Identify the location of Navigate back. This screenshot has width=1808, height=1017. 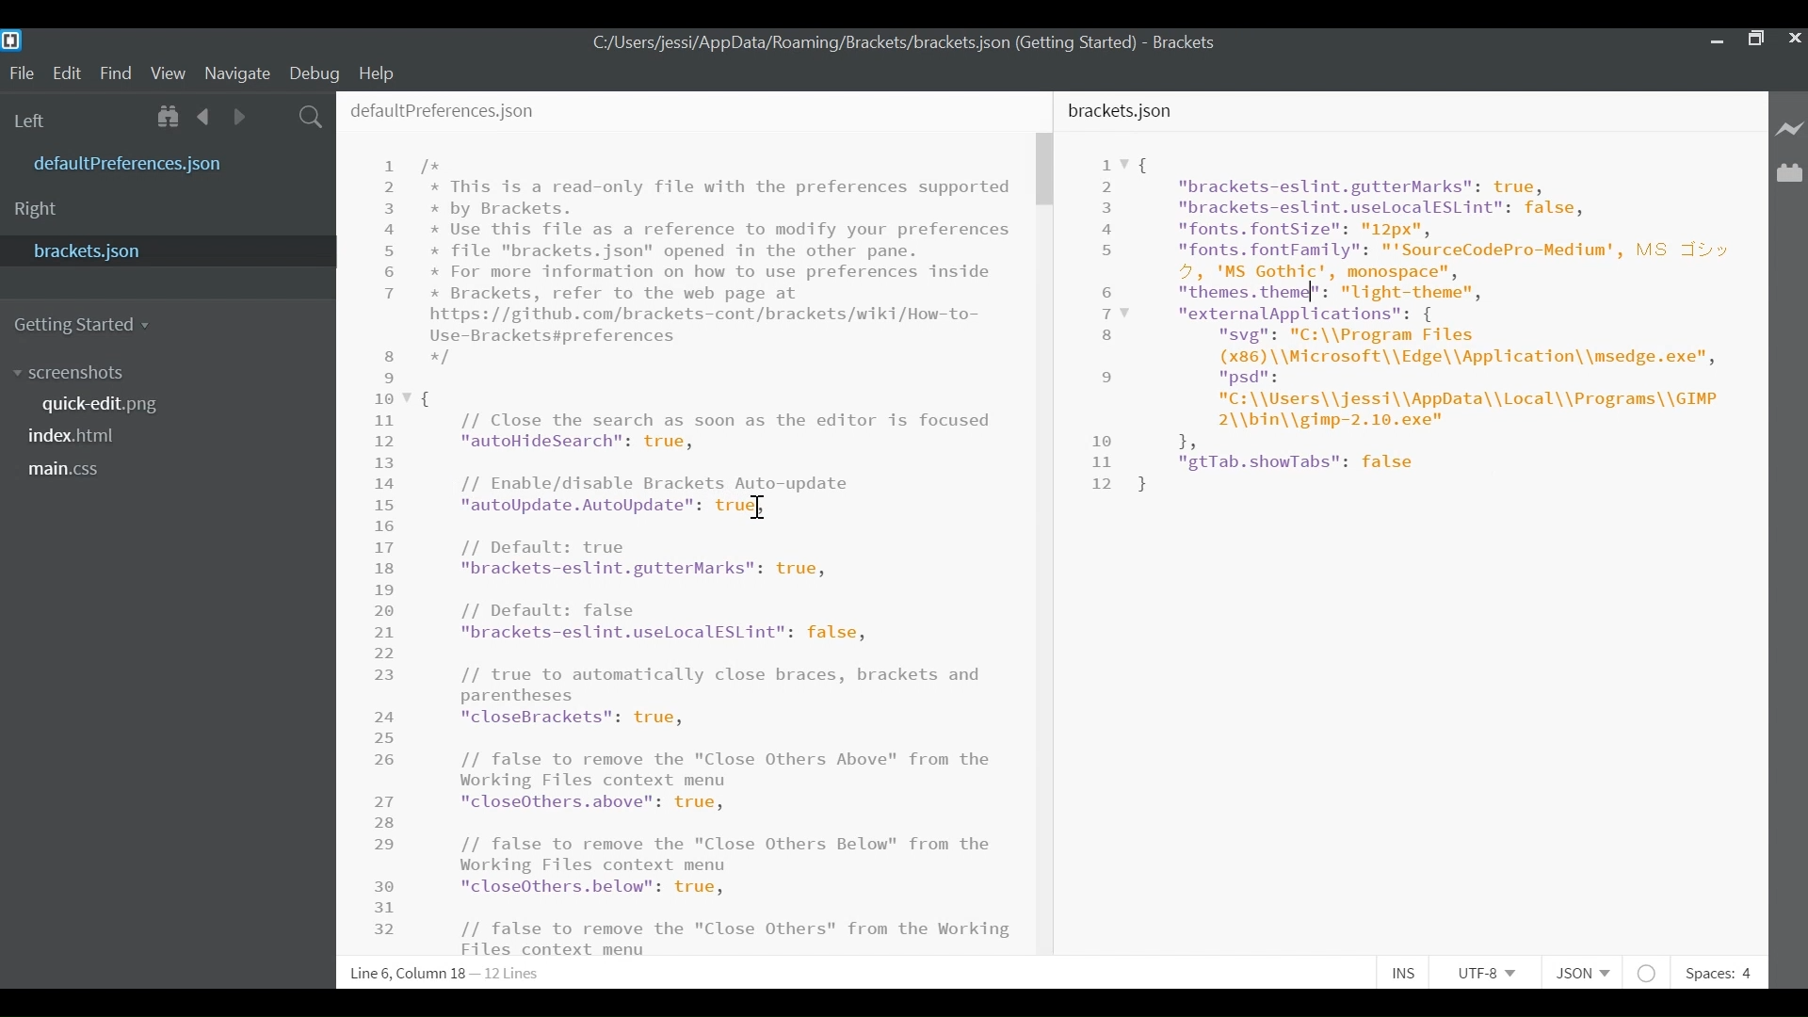
(205, 116).